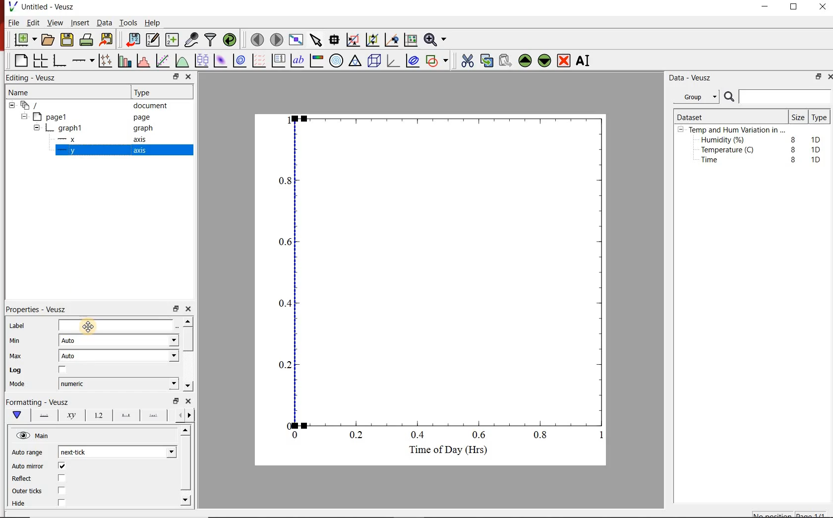 This screenshot has width=833, height=518. Describe the element at coordinates (479, 435) in the screenshot. I see `0.6` at that location.